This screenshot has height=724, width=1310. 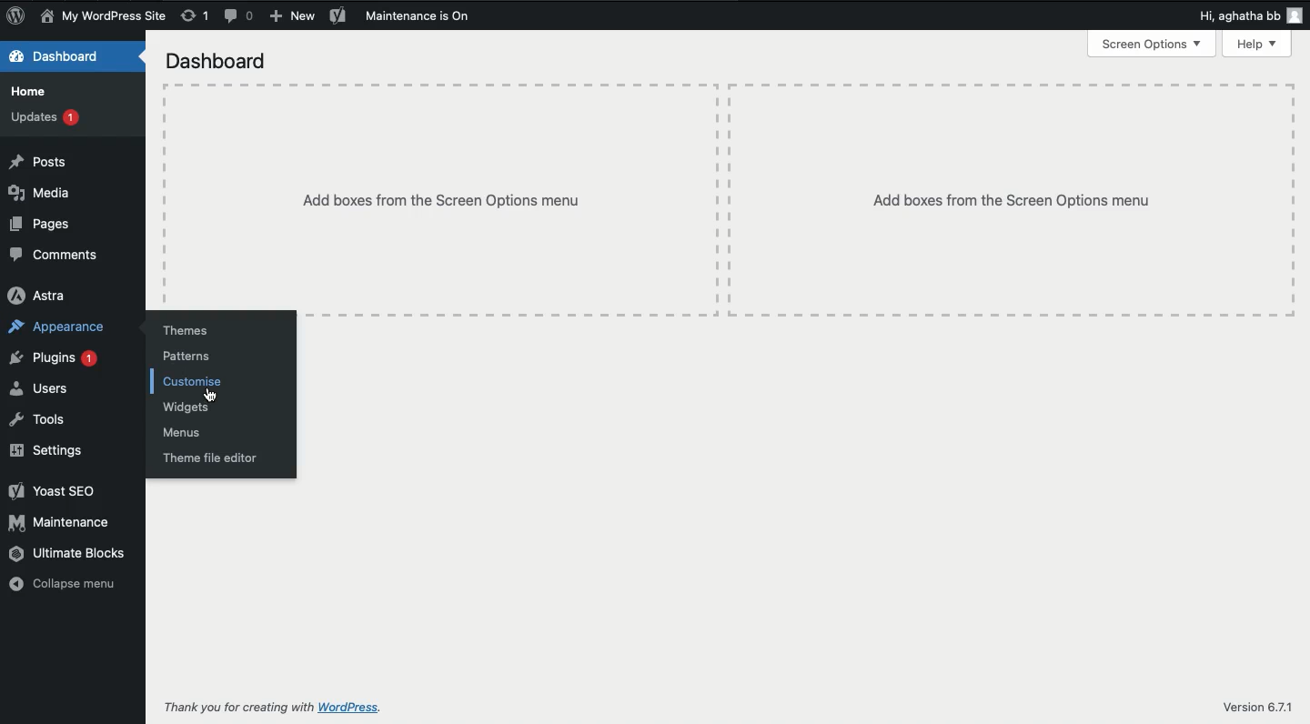 I want to click on Menus, so click(x=184, y=432).